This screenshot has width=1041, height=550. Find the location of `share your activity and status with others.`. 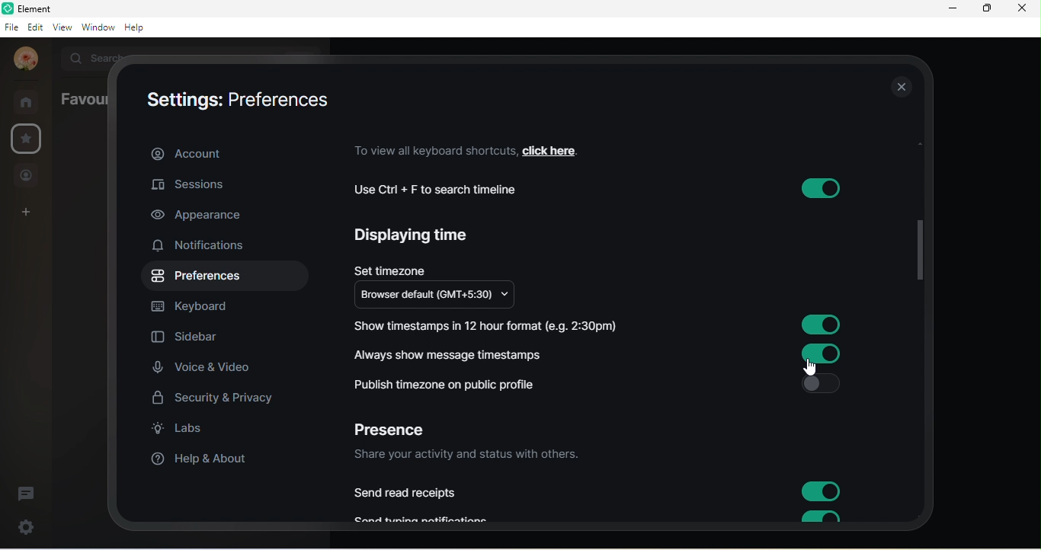

share your activity and status with others. is located at coordinates (472, 456).